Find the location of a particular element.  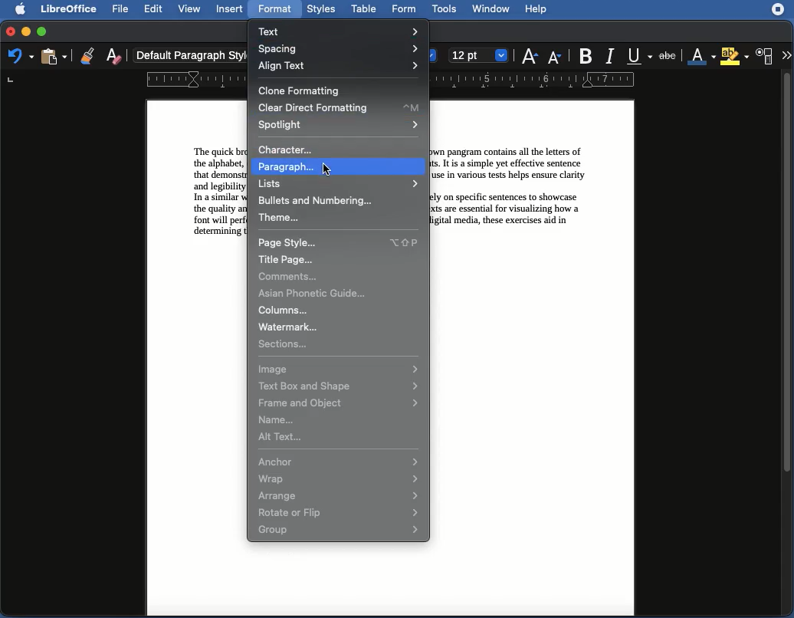

Lists is located at coordinates (340, 184).